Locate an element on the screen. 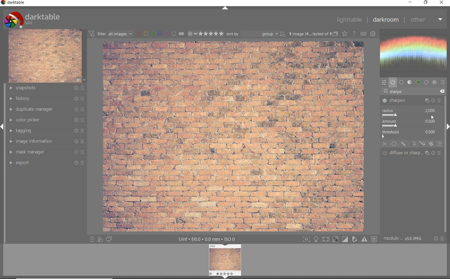 The height and width of the screenshot is (279, 450). image  is located at coordinates (45, 56).